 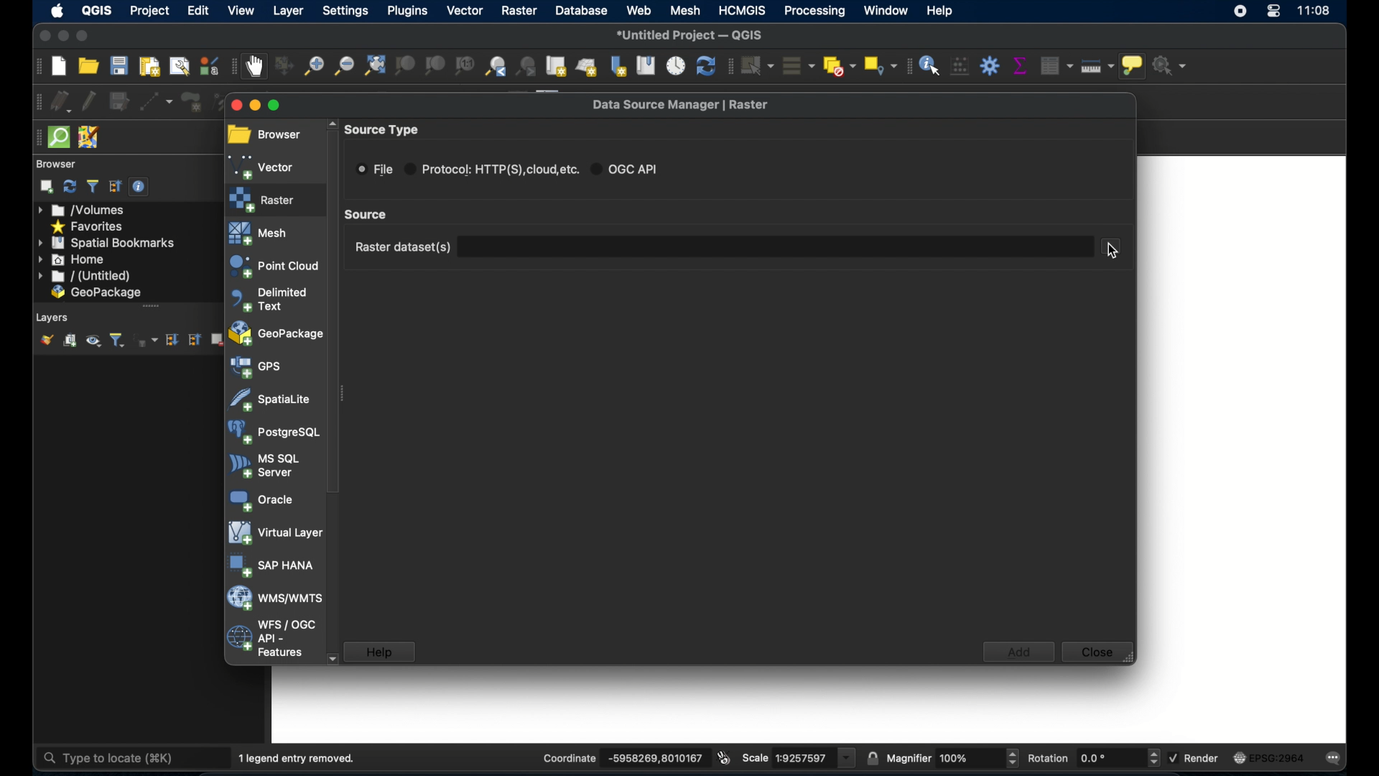 What do you see at coordinates (837, 65) in the screenshot?
I see `deselect features from all layers` at bounding box center [837, 65].